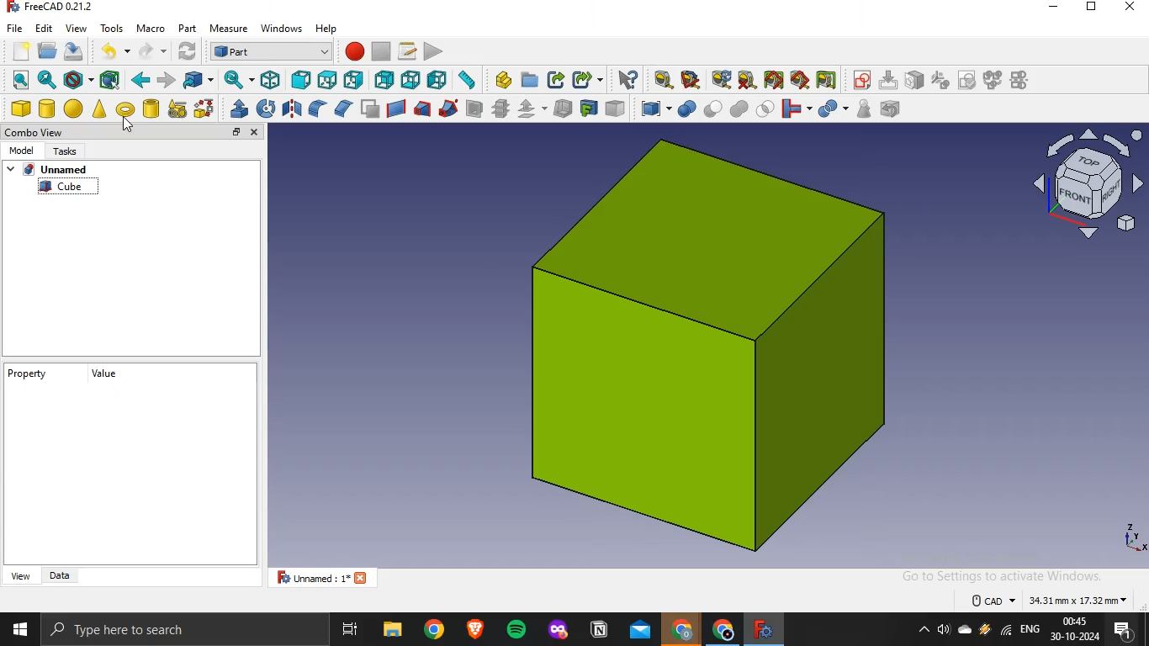 The height and width of the screenshot is (646, 1149). I want to click on make face from wires, so click(370, 108).